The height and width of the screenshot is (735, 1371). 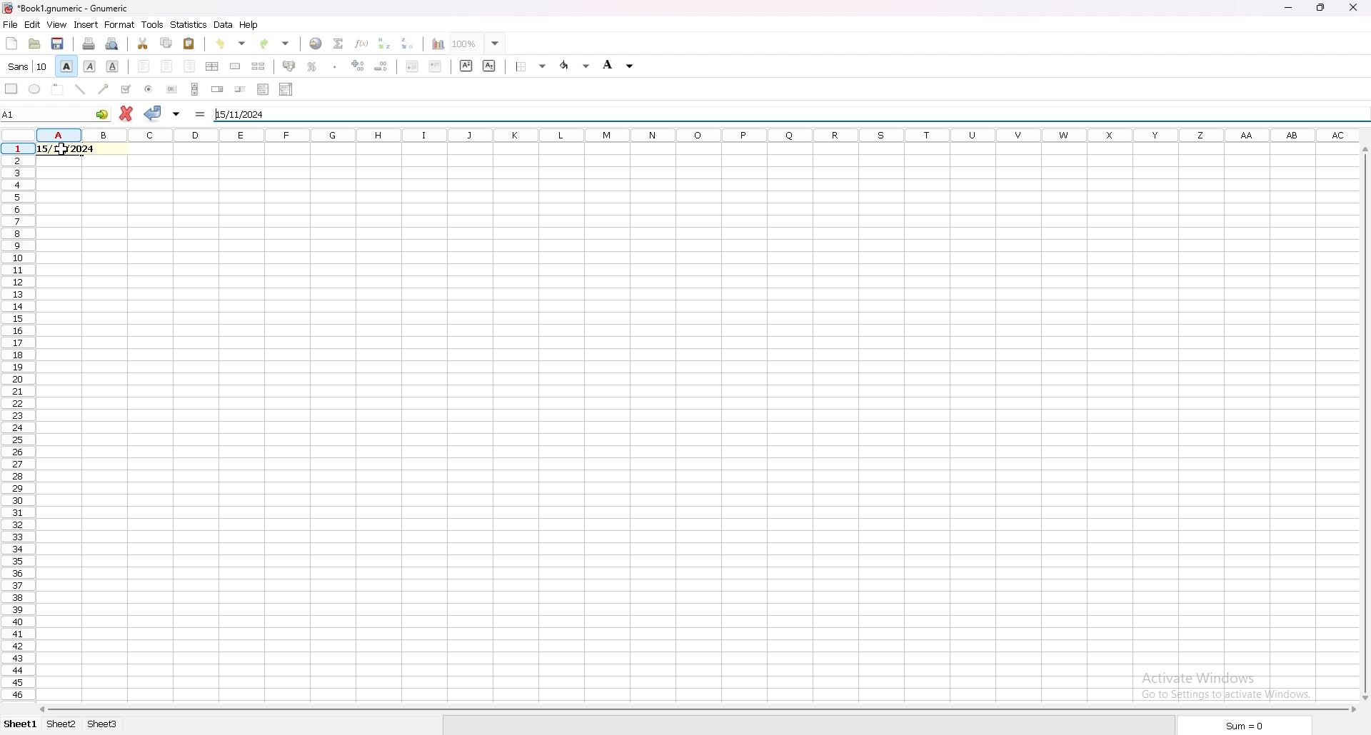 What do you see at coordinates (35, 88) in the screenshot?
I see `ellipse` at bounding box center [35, 88].